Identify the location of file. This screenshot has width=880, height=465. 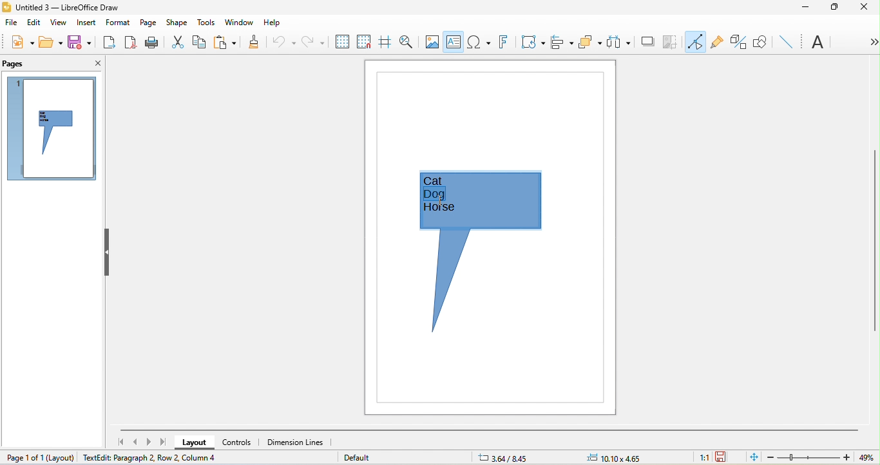
(12, 24).